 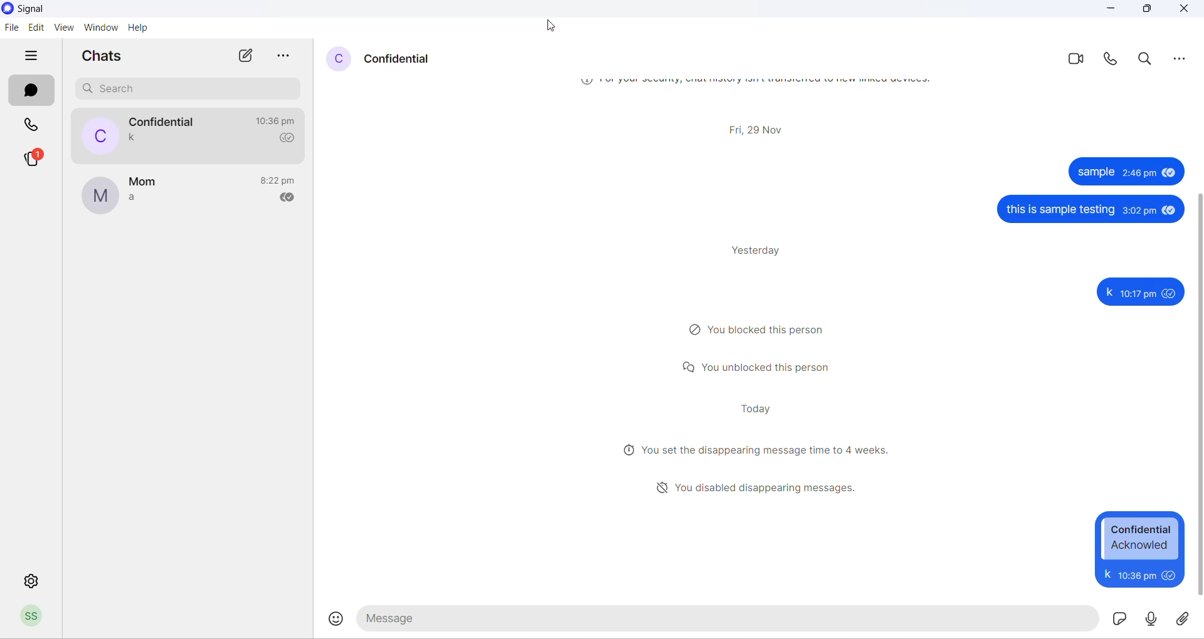 I want to click on chats, so click(x=31, y=90).